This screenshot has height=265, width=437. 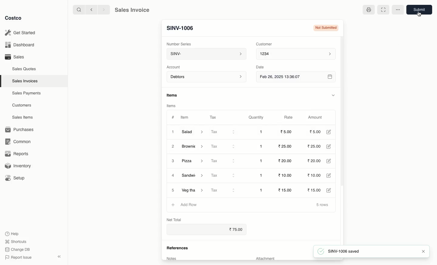 What do you see at coordinates (330, 147) in the screenshot?
I see `Edit` at bounding box center [330, 147].